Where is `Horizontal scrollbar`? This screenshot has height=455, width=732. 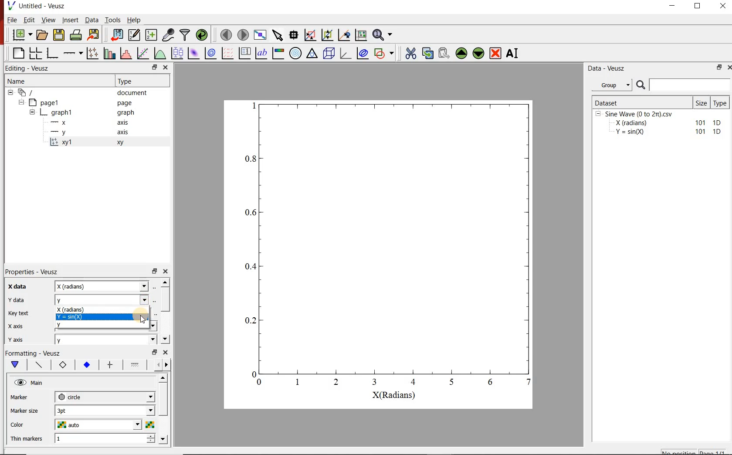
Horizontal scrollbar is located at coordinates (164, 408).